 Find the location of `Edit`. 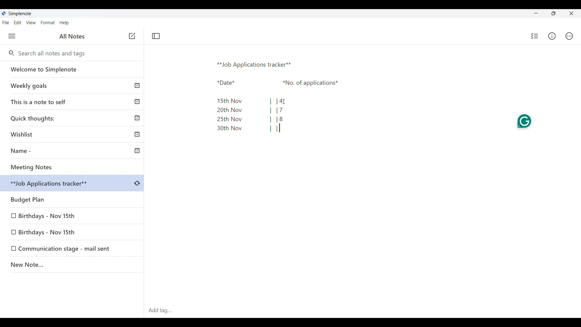

Edit is located at coordinates (18, 22).